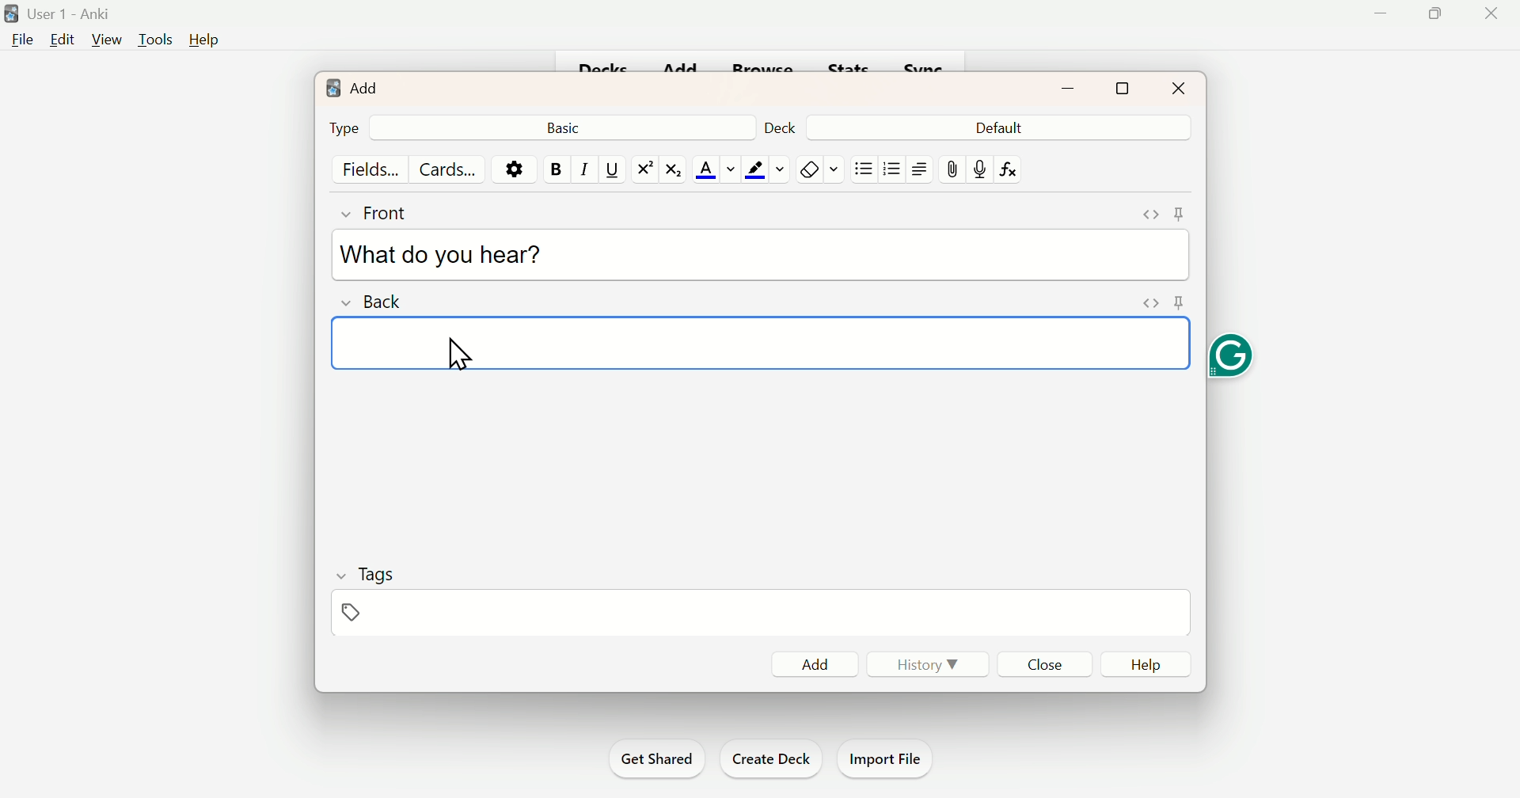 This screenshot has height=798, width=1520. What do you see at coordinates (1149, 663) in the screenshot?
I see `Help` at bounding box center [1149, 663].